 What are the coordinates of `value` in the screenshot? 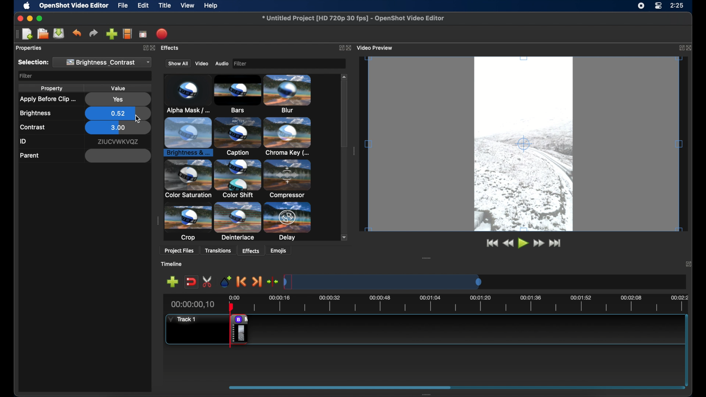 It's located at (119, 88).